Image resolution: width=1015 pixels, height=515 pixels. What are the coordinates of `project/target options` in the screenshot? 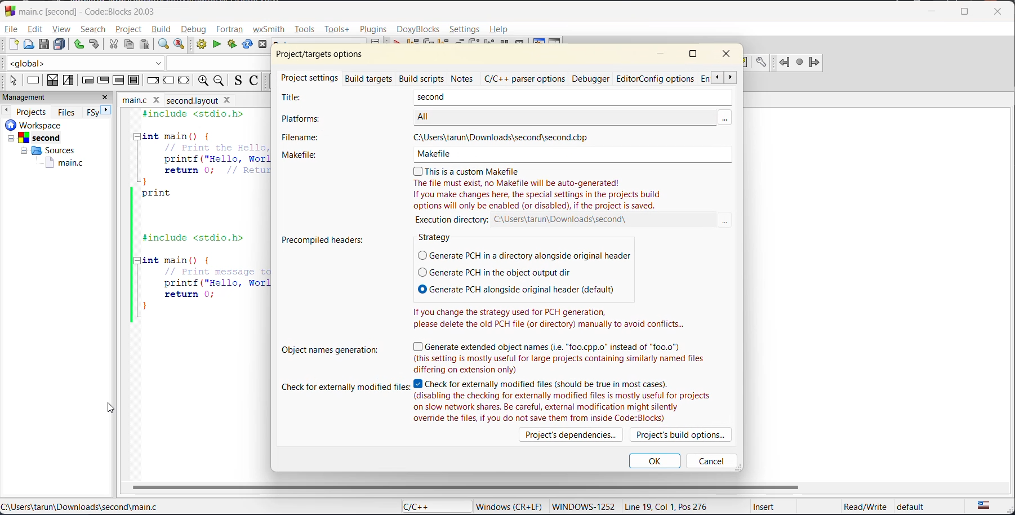 It's located at (326, 55).